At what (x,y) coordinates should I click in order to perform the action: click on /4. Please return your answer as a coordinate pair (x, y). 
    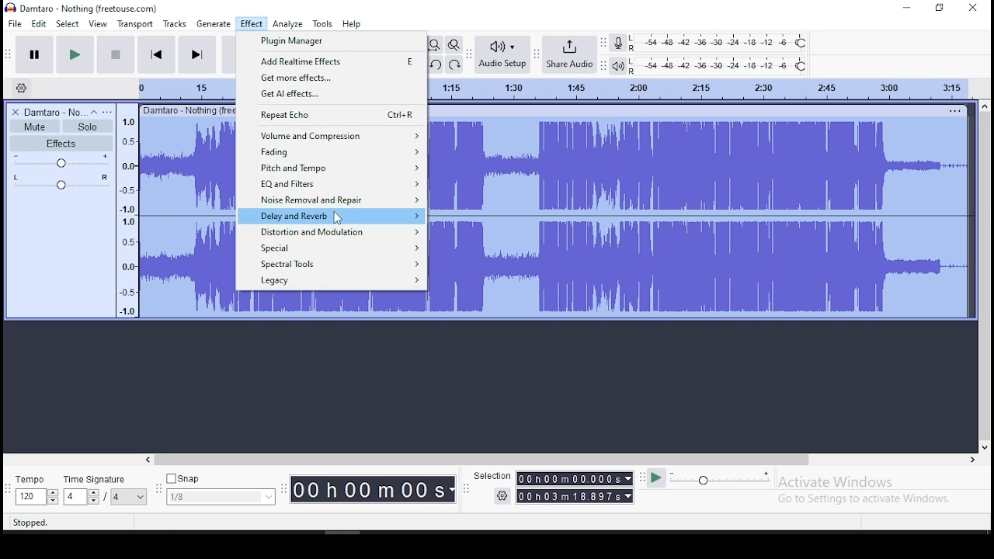
    Looking at the image, I should click on (114, 498).